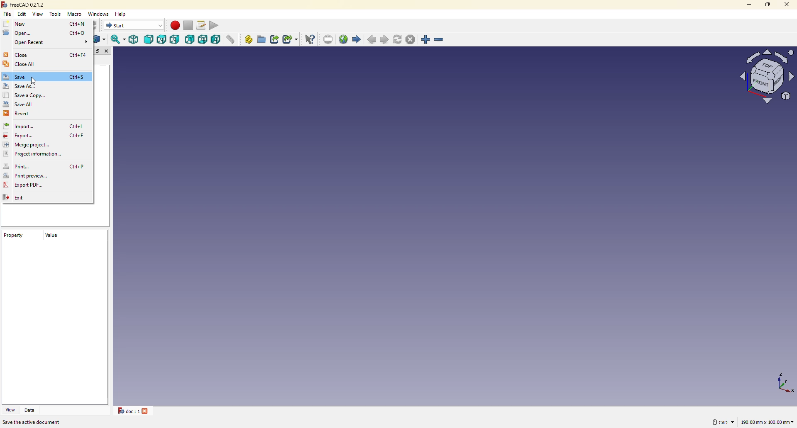 This screenshot has width=797, height=428. I want to click on expand icon, so click(85, 42).